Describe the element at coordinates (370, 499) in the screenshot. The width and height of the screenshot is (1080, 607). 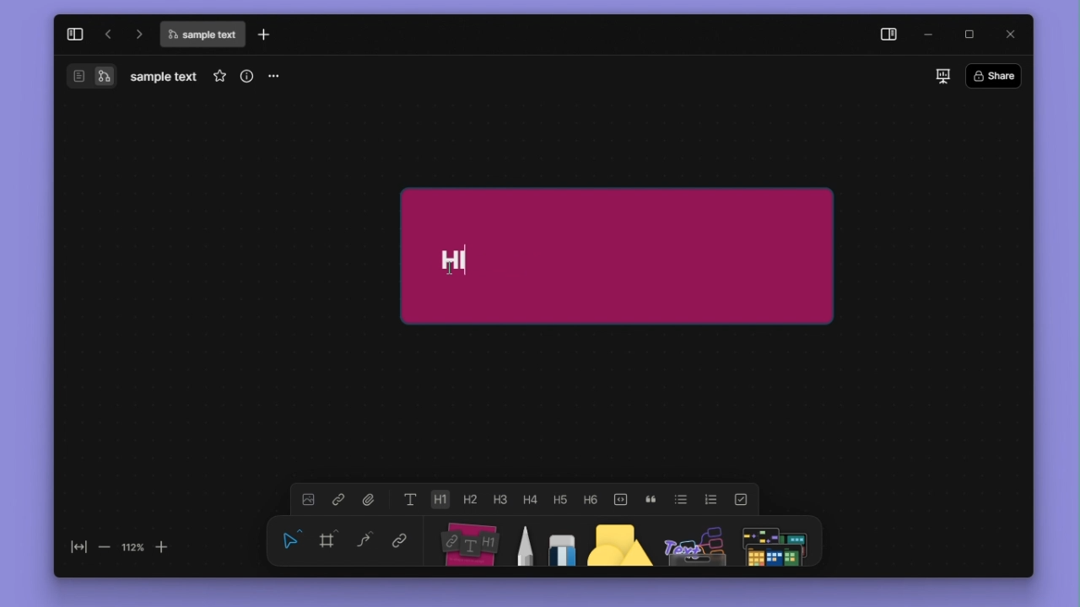
I see `file` at that location.